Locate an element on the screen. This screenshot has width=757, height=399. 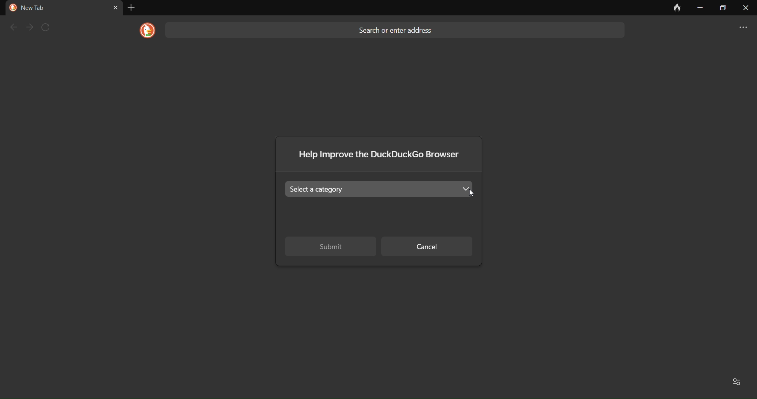
clear data is located at coordinates (673, 10).